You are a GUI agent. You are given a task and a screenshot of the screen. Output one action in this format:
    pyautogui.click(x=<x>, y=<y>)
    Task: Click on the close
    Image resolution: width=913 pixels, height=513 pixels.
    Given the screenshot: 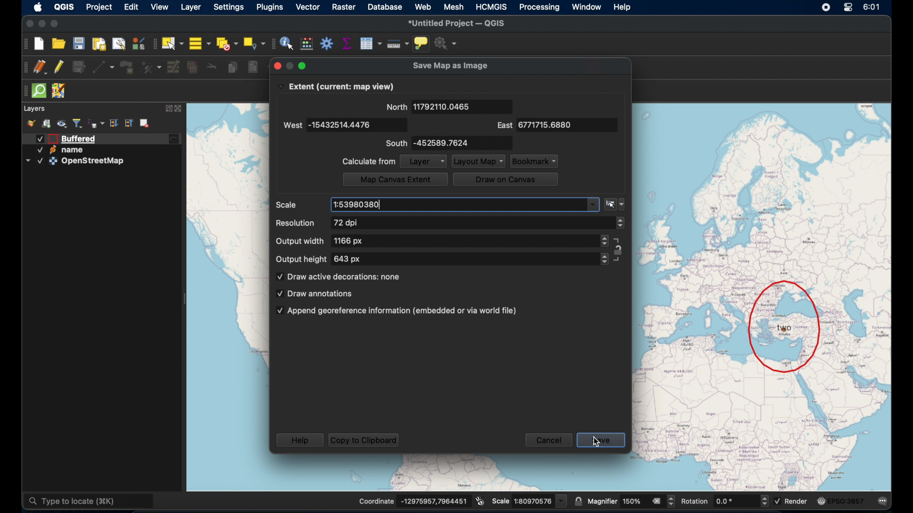 What is the action you would take?
    pyautogui.click(x=181, y=109)
    